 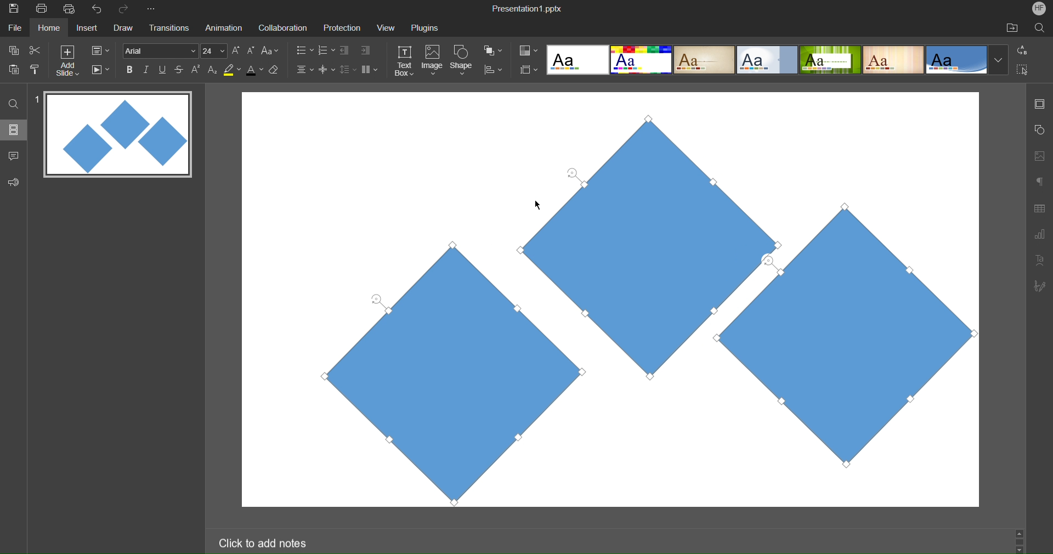 What do you see at coordinates (327, 69) in the screenshot?
I see `Vertical Align` at bounding box center [327, 69].